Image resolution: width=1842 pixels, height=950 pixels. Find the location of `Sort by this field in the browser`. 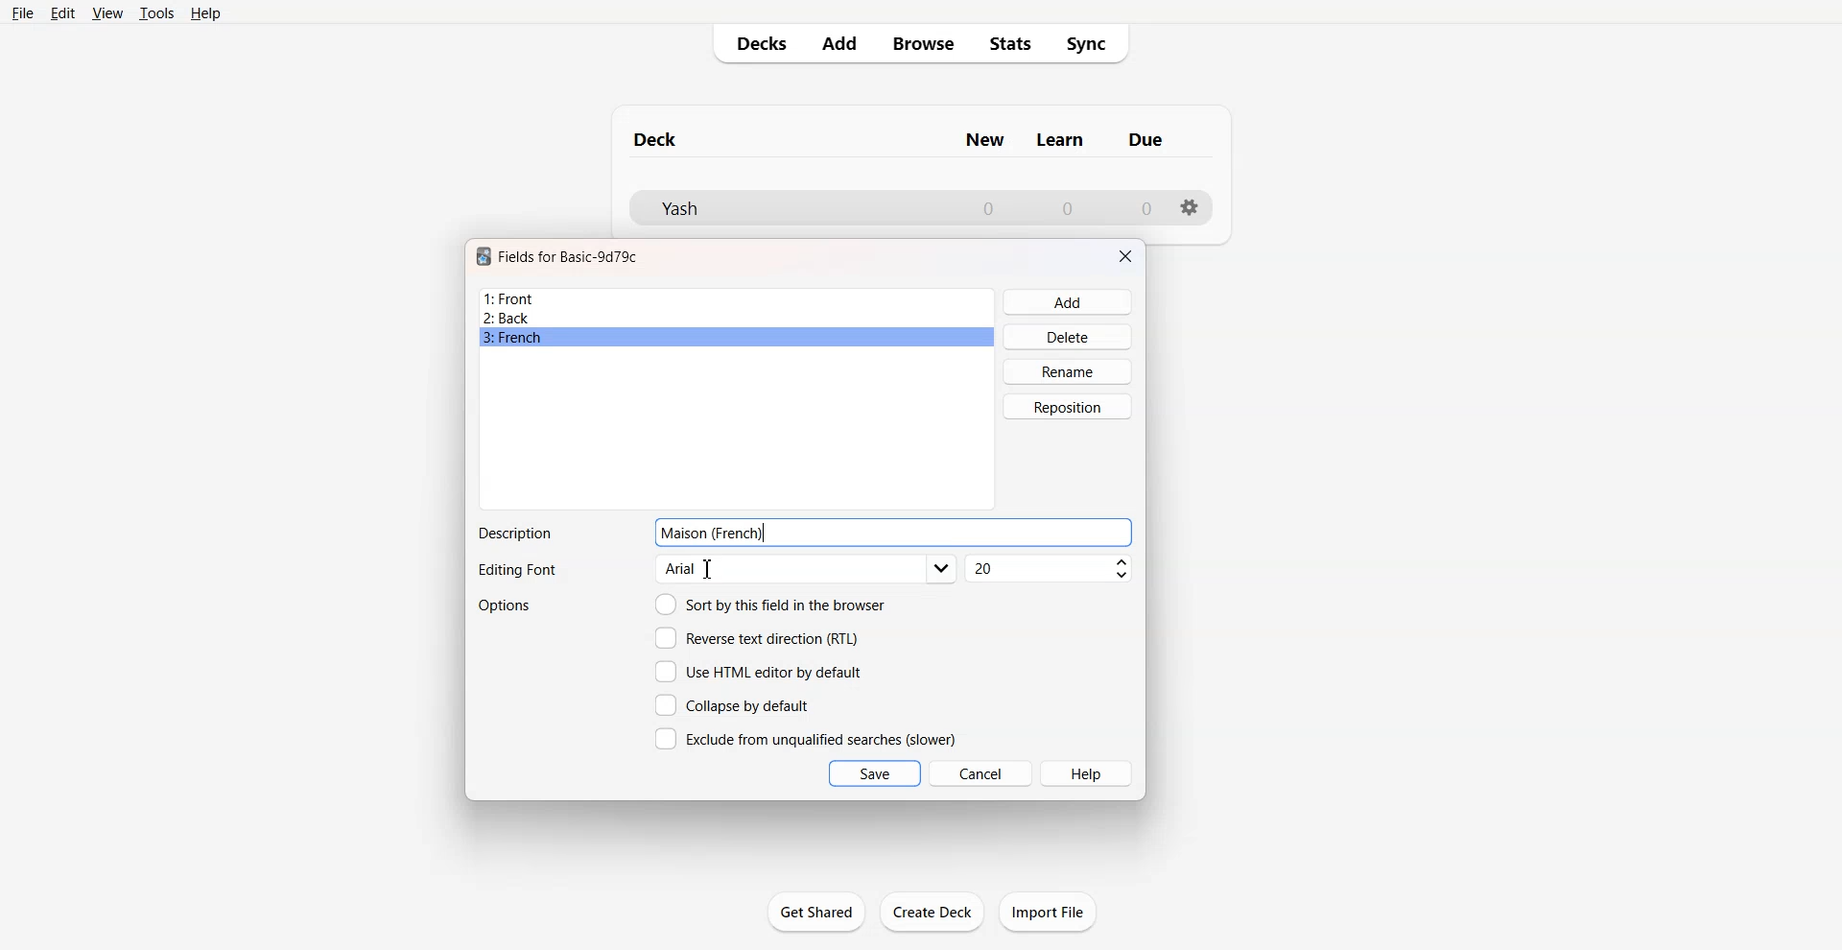

Sort by this field in the browser is located at coordinates (770, 604).